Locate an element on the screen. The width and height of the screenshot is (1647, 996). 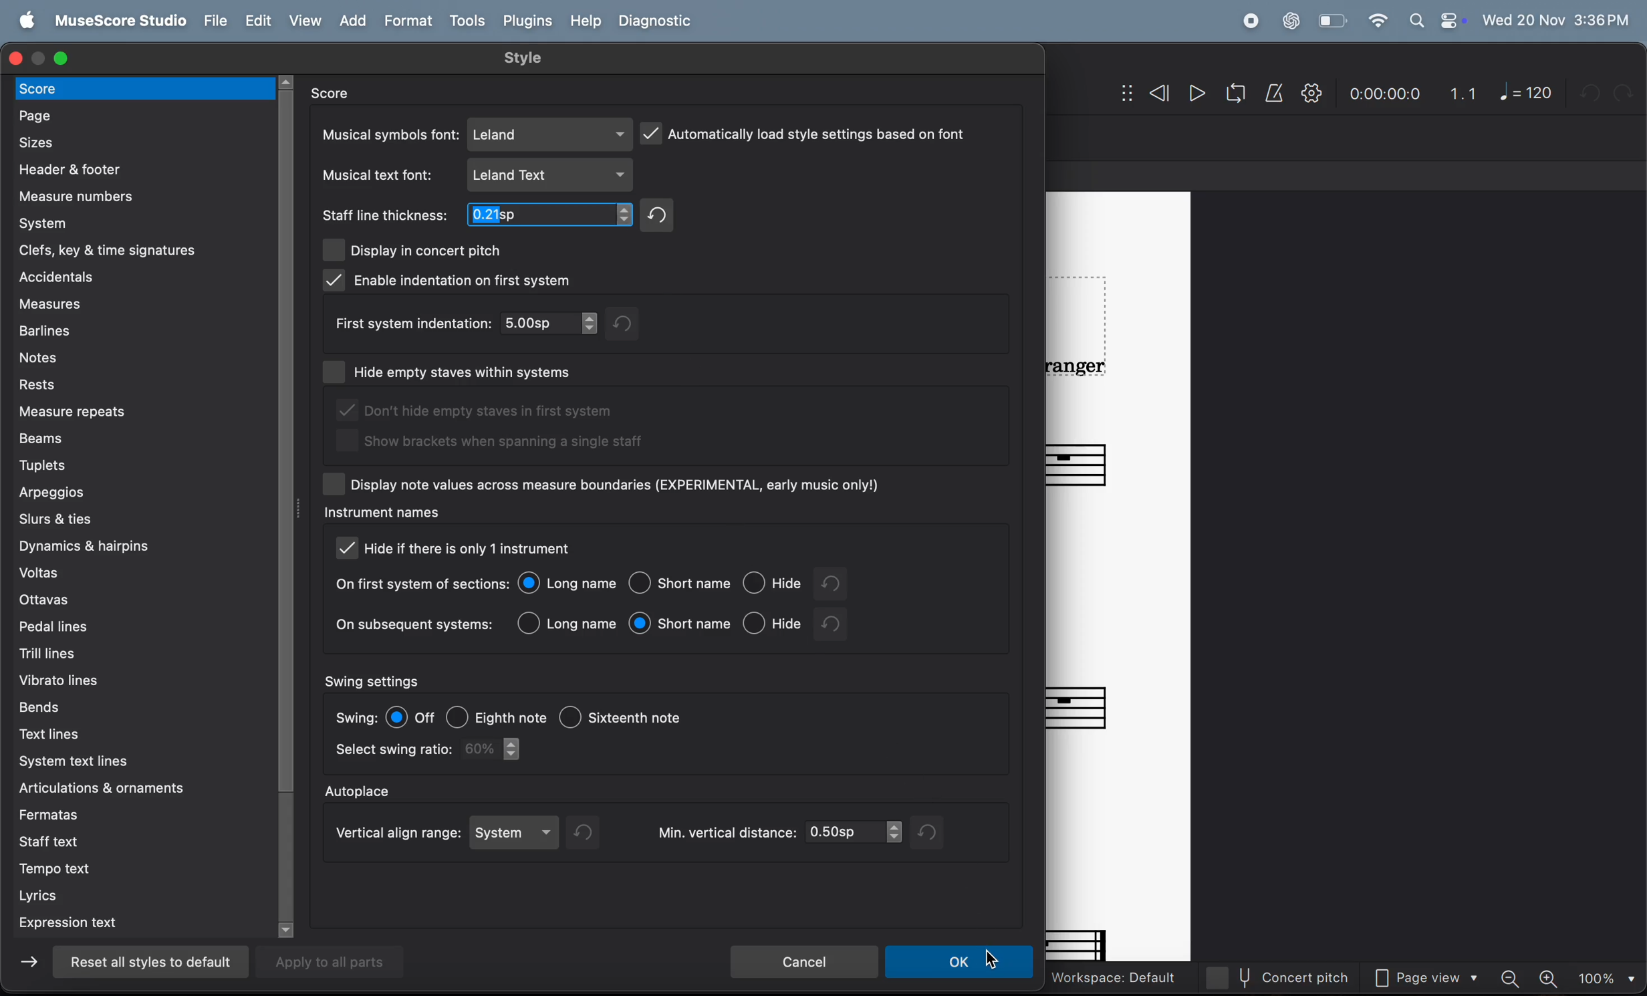
workspace default is located at coordinates (1112, 979).